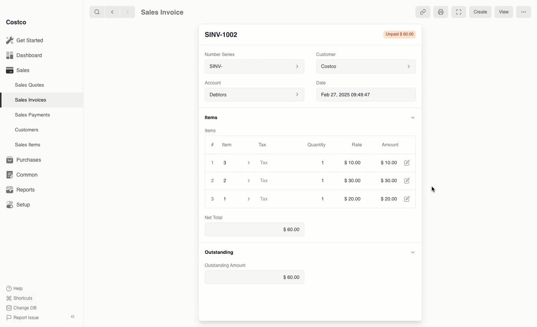 The width and height of the screenshot is (537, 327). What do you see at coordinates (221, 35) in the screenshot?
I see `New Entry` at bounding box center [221, 35].